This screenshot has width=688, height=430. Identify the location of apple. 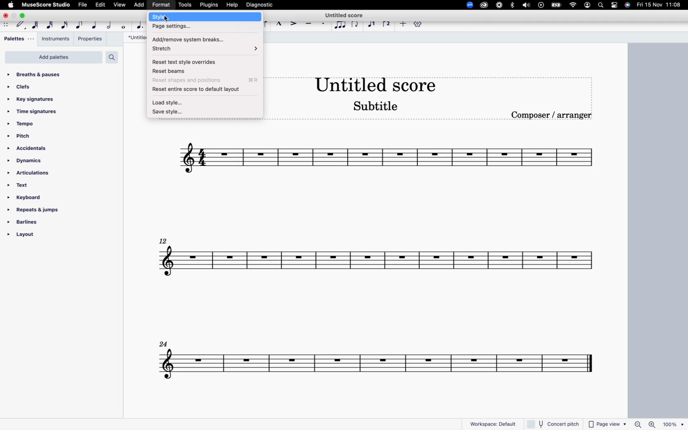
(11, 5).